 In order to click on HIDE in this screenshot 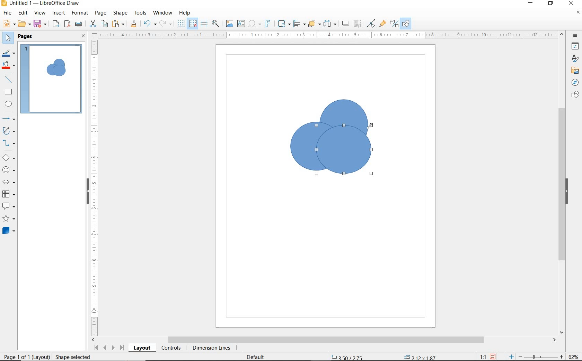, I will do `click(87, 190)`.